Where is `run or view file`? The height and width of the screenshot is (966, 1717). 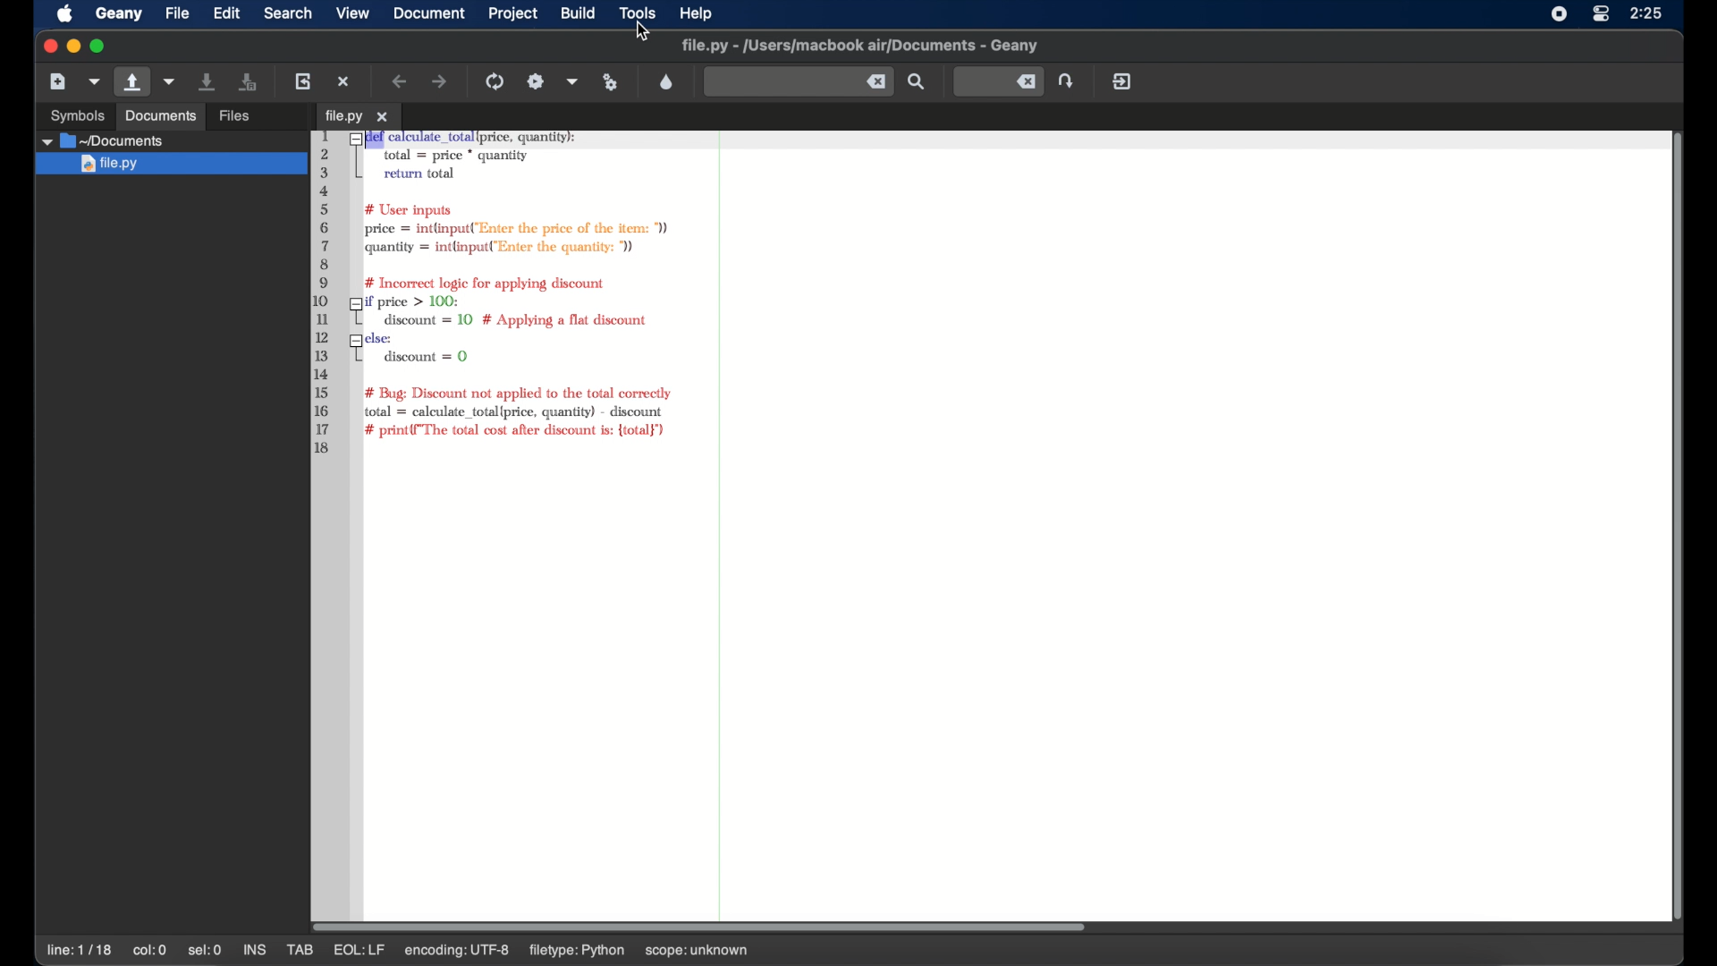 run or view file is located at coordinates (610, 83).